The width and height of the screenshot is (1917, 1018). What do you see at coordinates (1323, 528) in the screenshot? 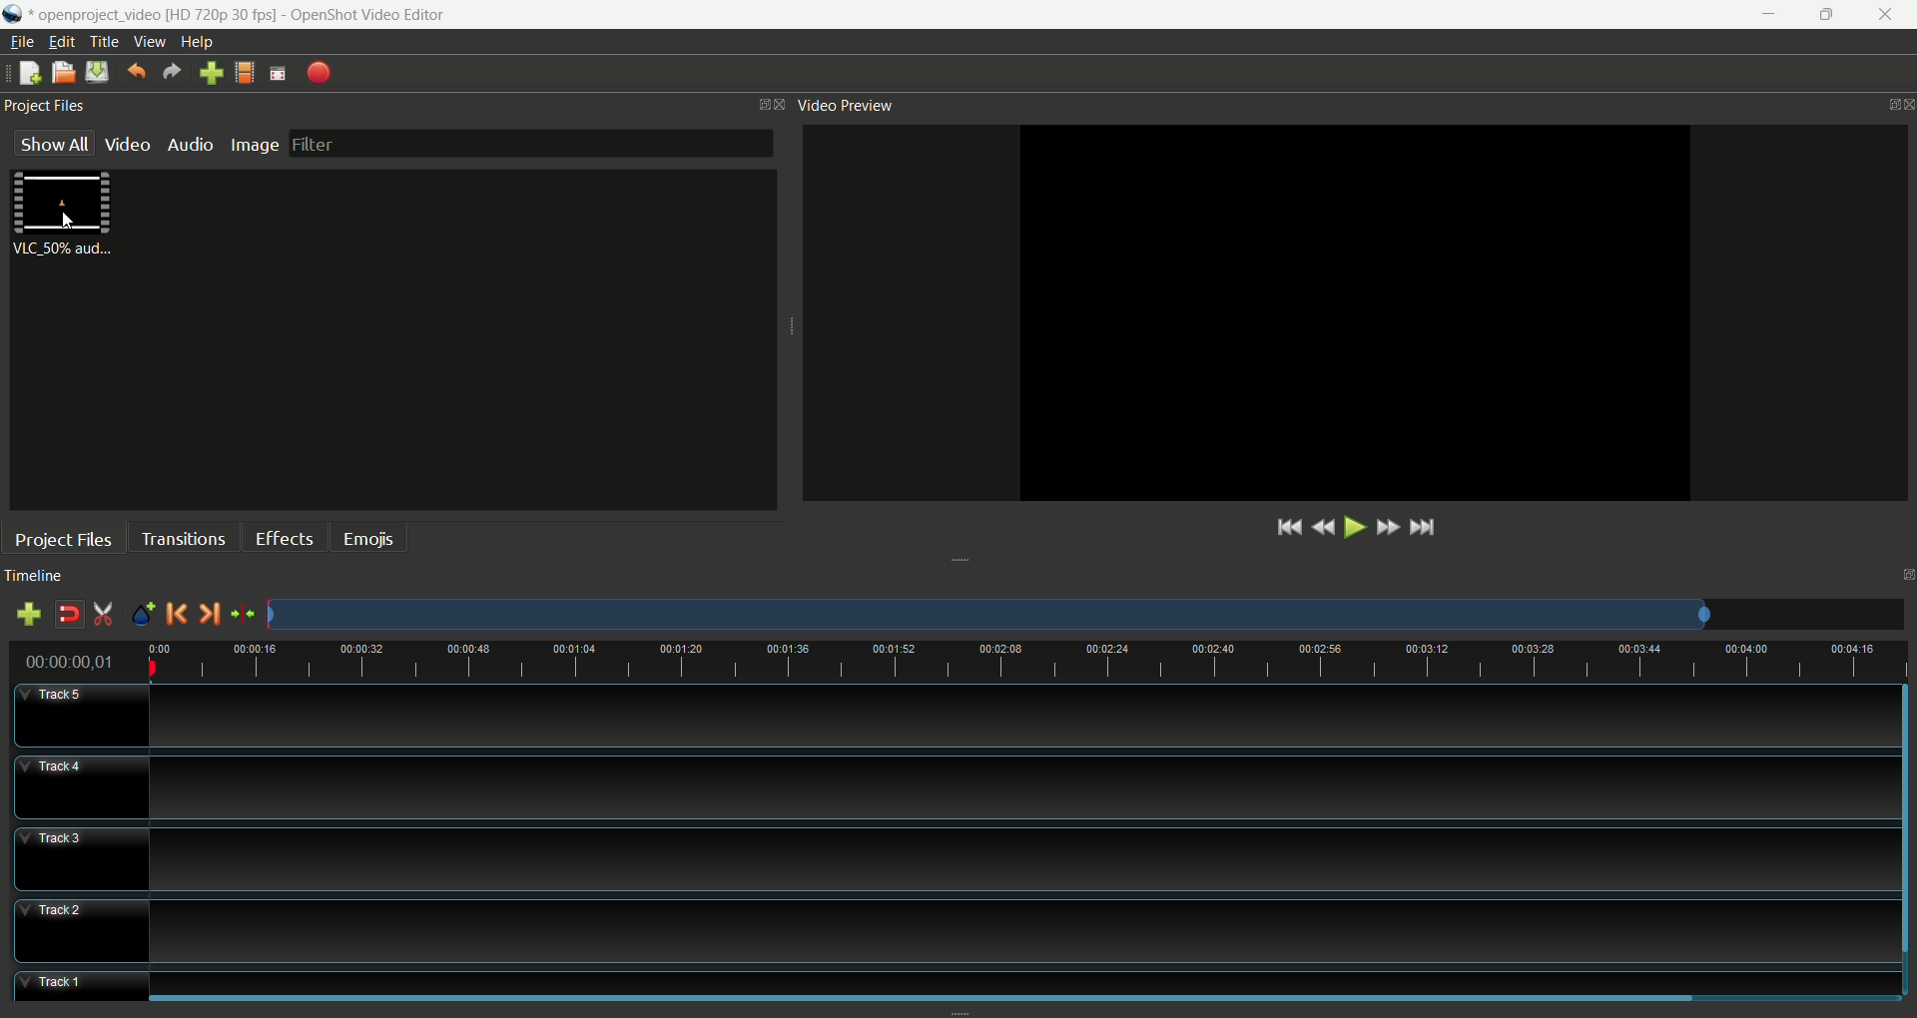
I see `rewind` at bounding box center [1323, 528].